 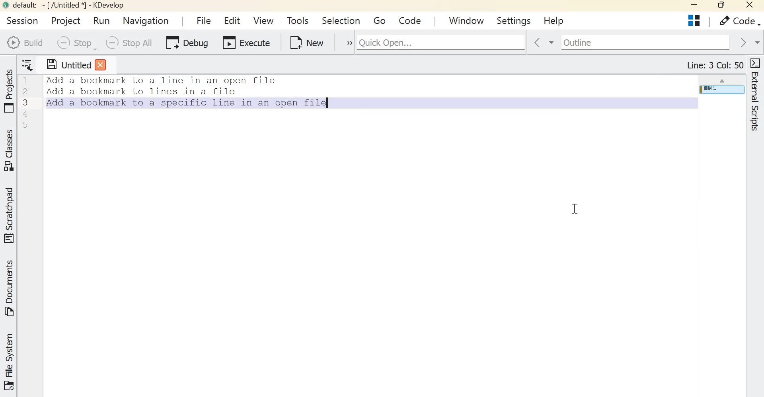 I want to click on Code, so click(x=739, y=21).